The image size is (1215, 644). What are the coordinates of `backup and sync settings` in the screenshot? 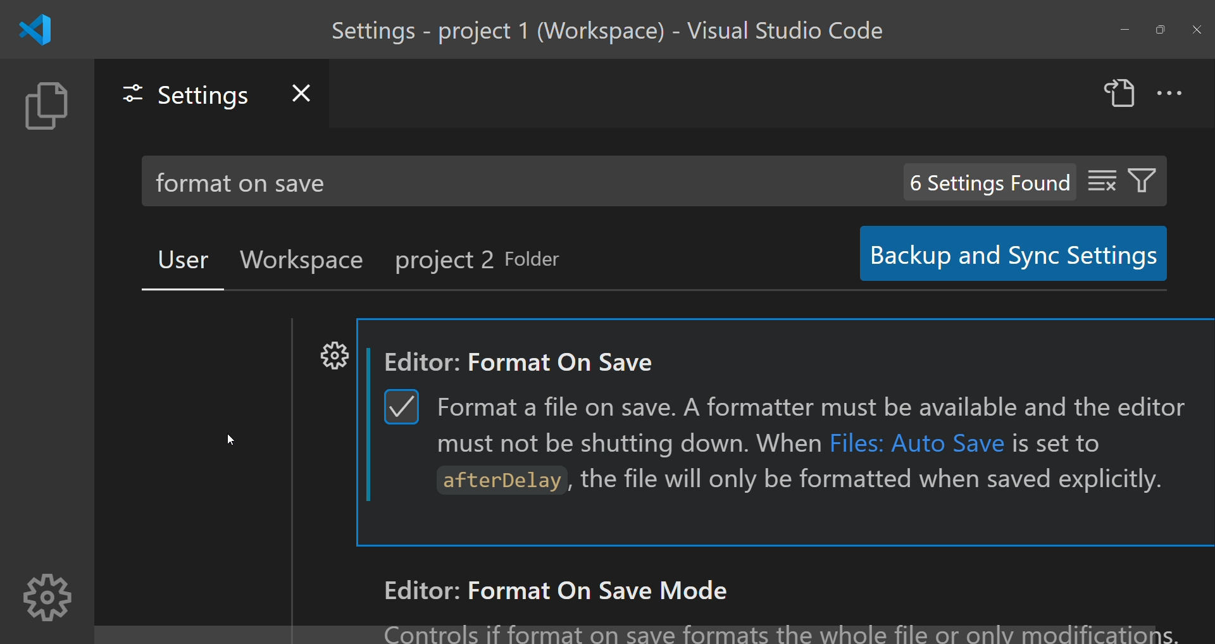 It's located at (1006, 254).